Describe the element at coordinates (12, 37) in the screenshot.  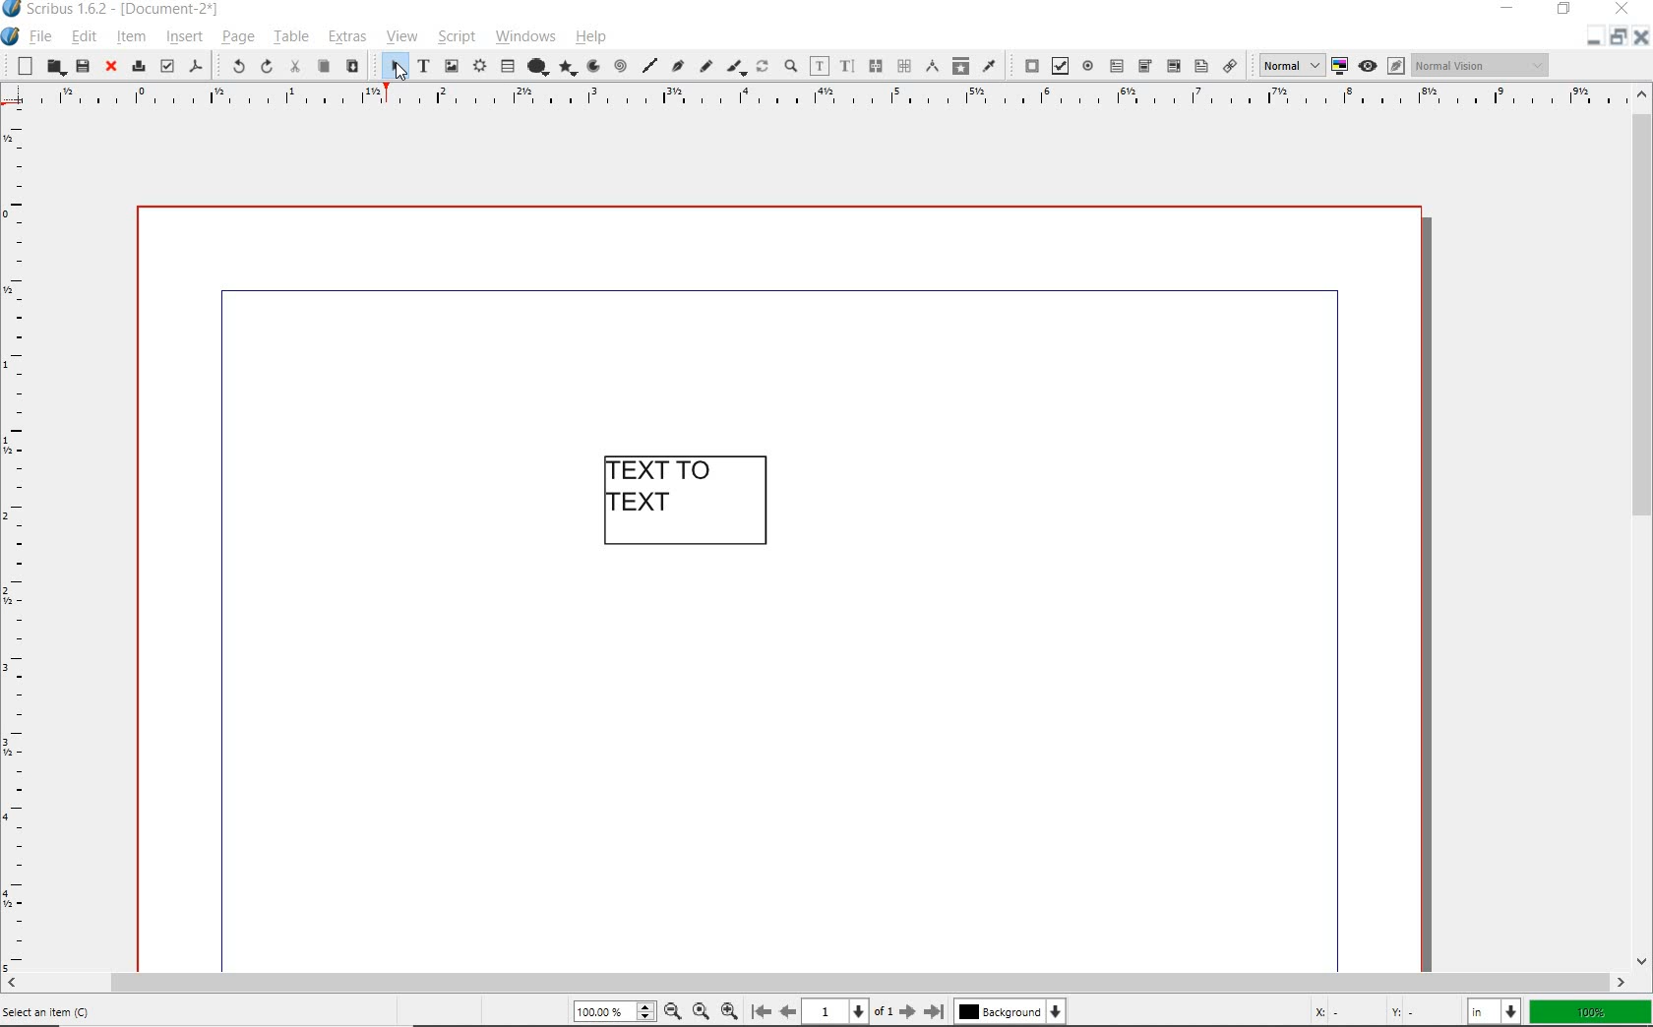
I see `system icon` at that location.